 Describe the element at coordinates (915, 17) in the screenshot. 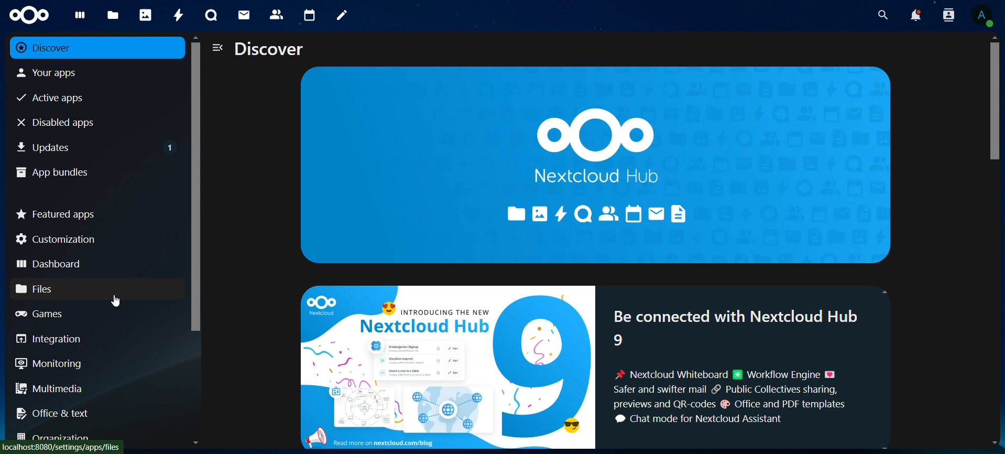

I see `notifications` at that location.